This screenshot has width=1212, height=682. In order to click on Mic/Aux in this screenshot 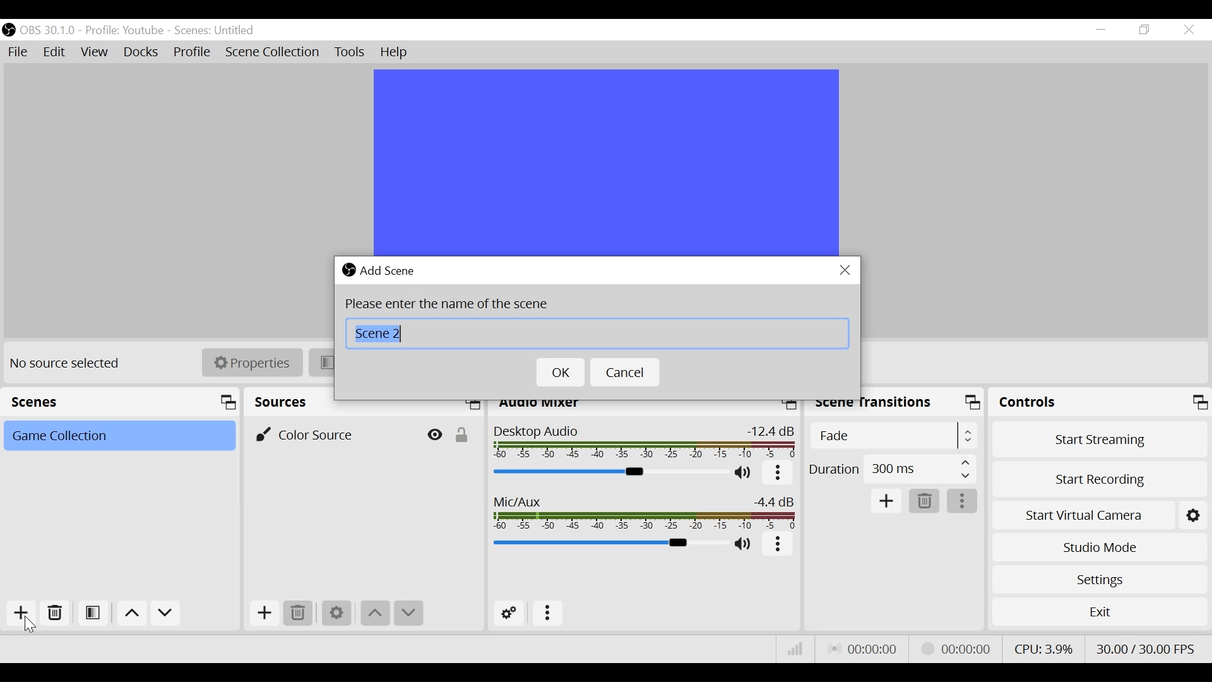, I will do `click(608, 544)`.